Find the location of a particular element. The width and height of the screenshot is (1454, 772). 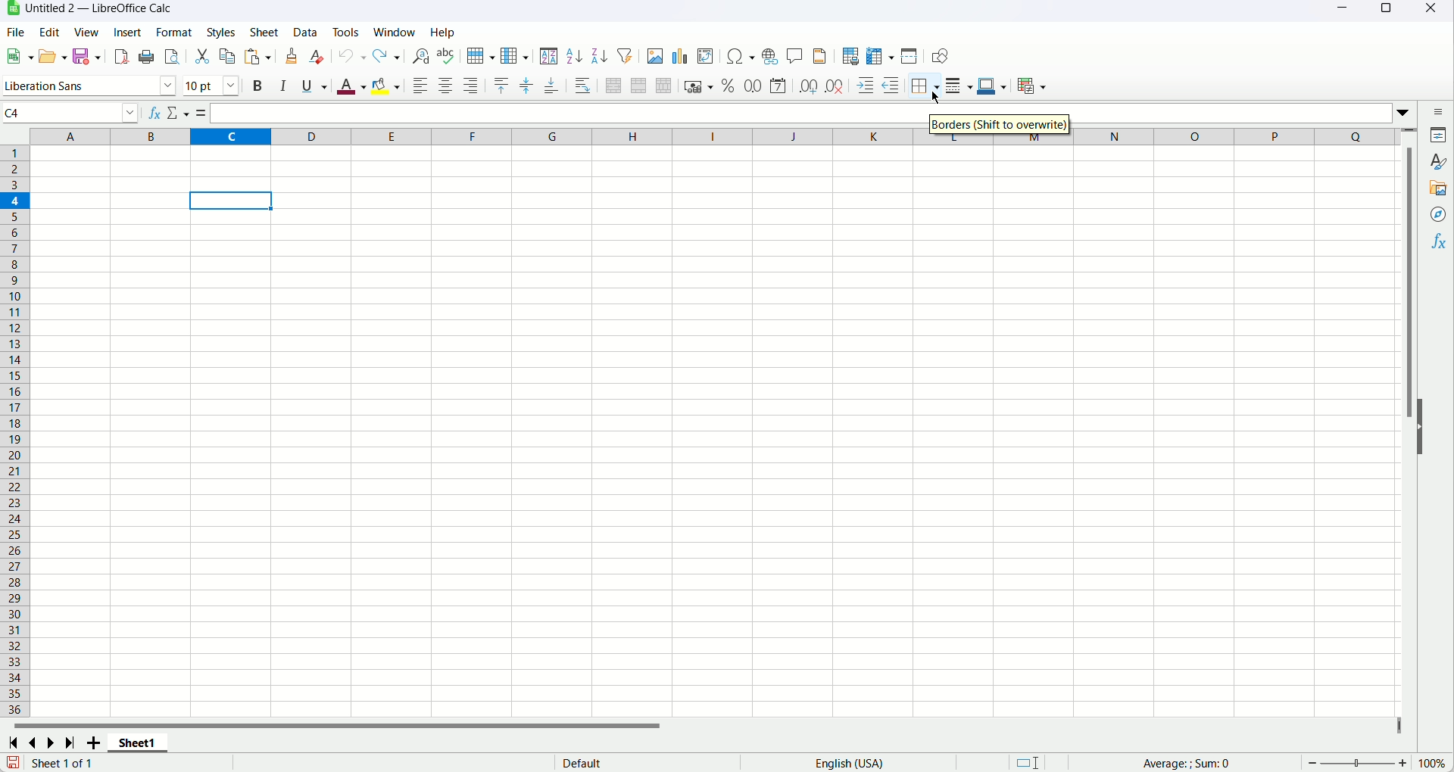

Underline is located at coordinates (314, 86).